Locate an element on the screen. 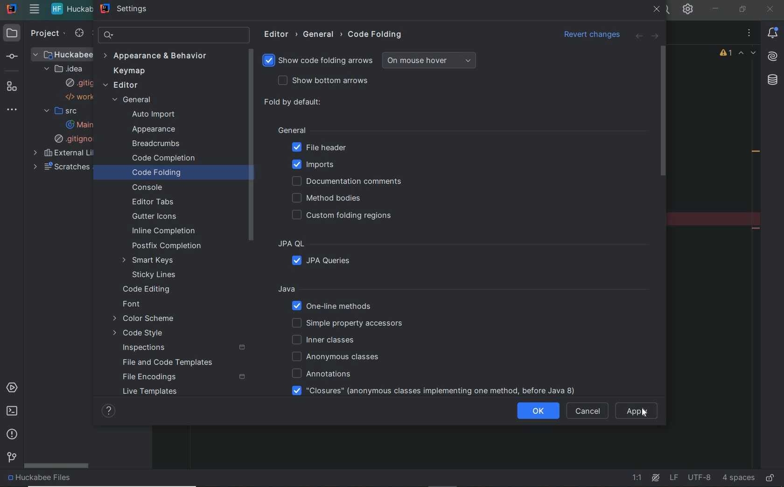 Image resolution: width=784 pixels, height=487 pixels. appearance and behavior is located at coordinates (157, 57).